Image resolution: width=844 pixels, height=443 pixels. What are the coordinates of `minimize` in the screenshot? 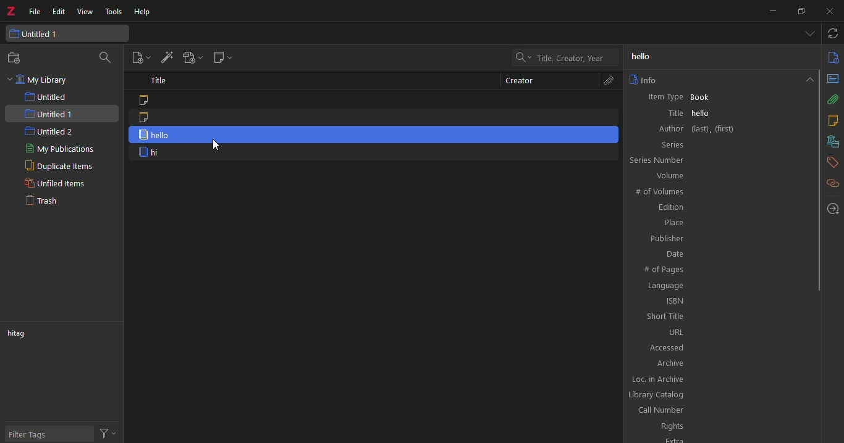 It's located at (771, 10).